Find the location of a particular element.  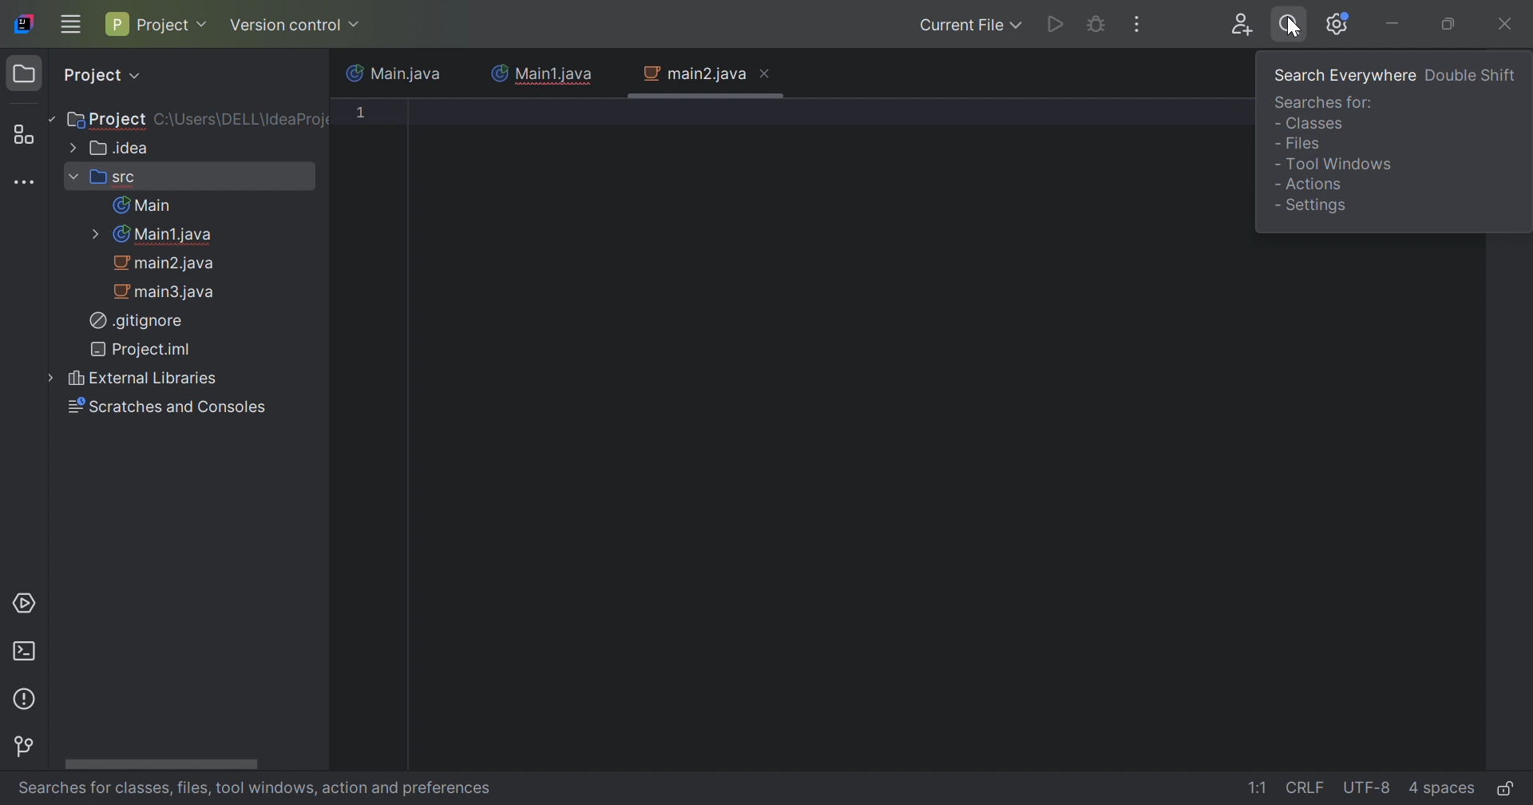

Main.java is located at coordinates (398, 73).